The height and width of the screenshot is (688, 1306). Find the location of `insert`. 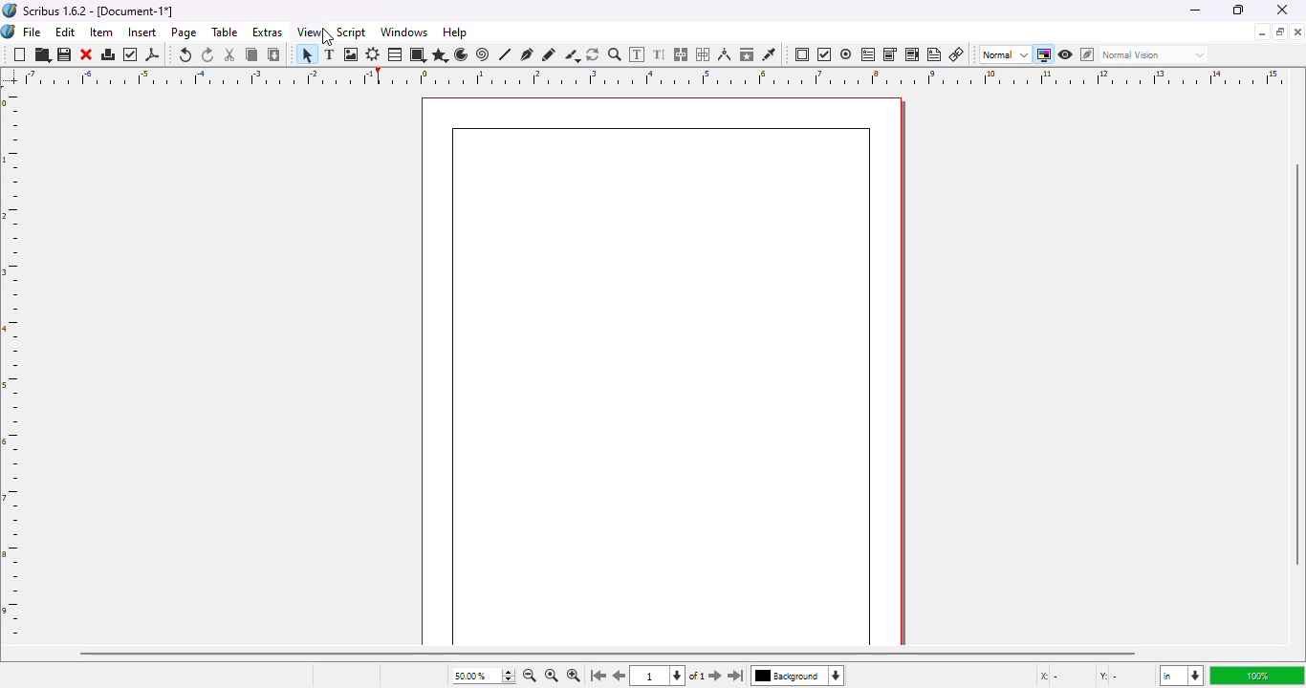

insert is located at coordinates (142, 32).